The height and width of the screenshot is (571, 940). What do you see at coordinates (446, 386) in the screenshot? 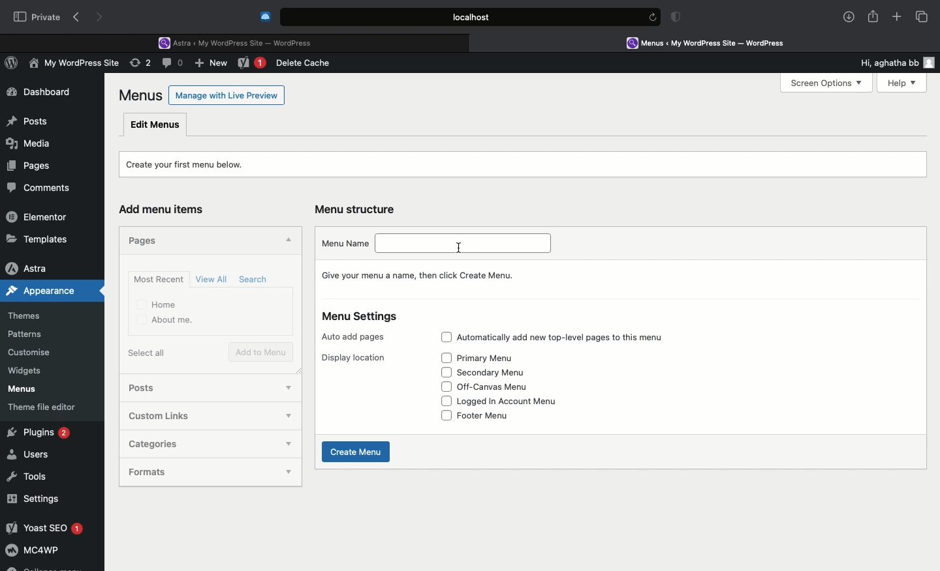
I see `Check box` at bounding box center [446, 386].